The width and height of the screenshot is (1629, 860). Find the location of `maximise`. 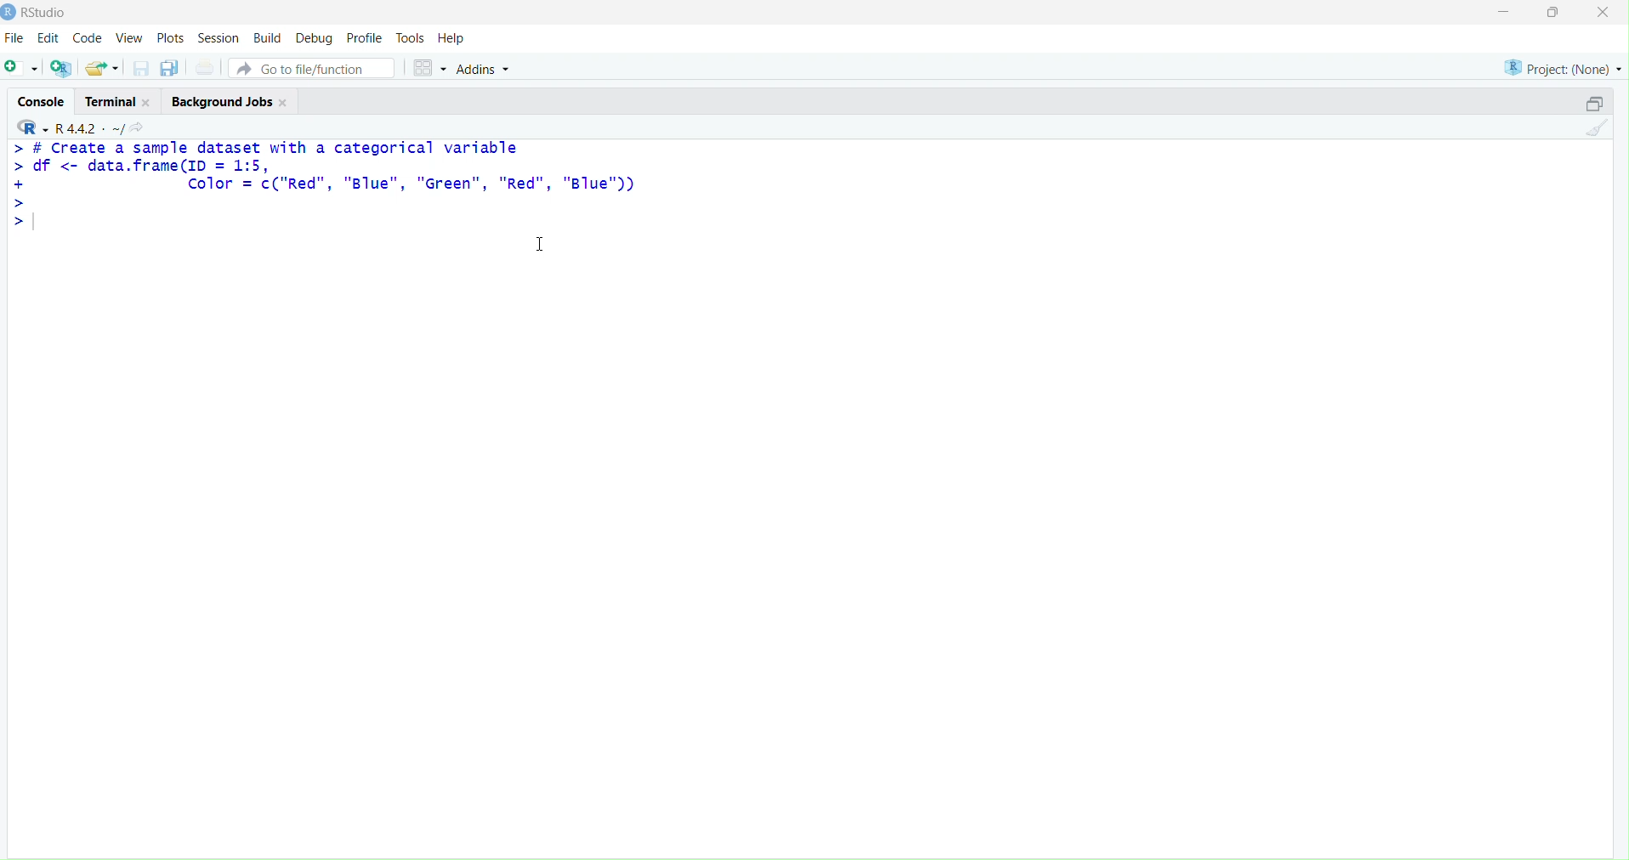

maximise is located at coordinates (1554, 12).